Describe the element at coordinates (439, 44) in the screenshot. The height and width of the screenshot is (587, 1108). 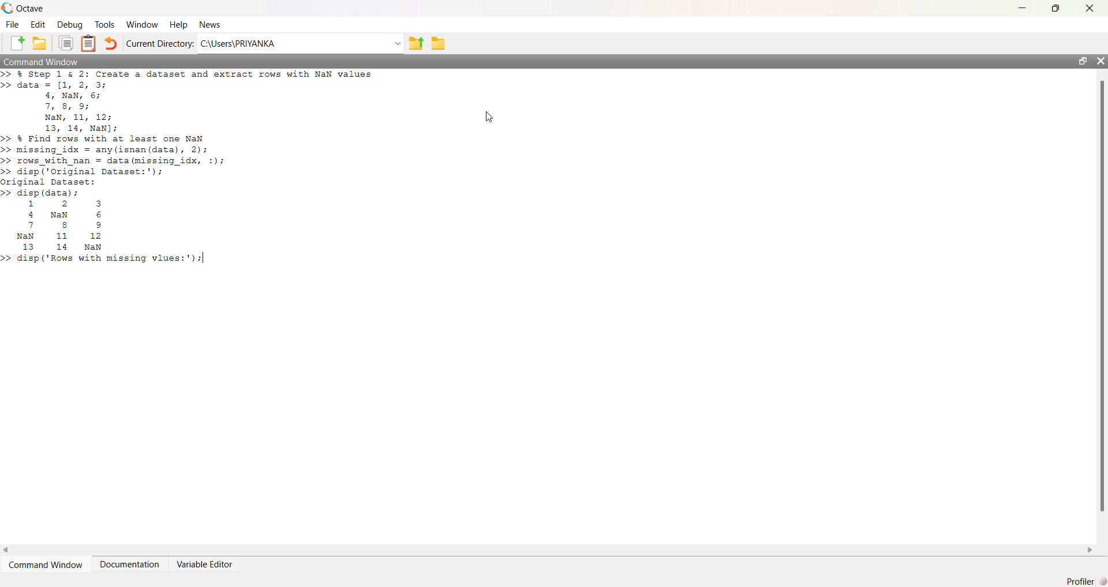
I see `folder` at that location.